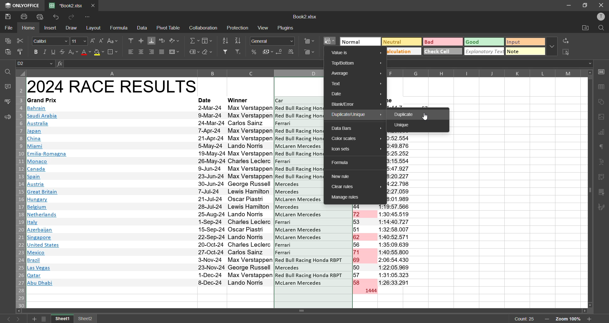  I want to click on fill color, so click(99, 53).